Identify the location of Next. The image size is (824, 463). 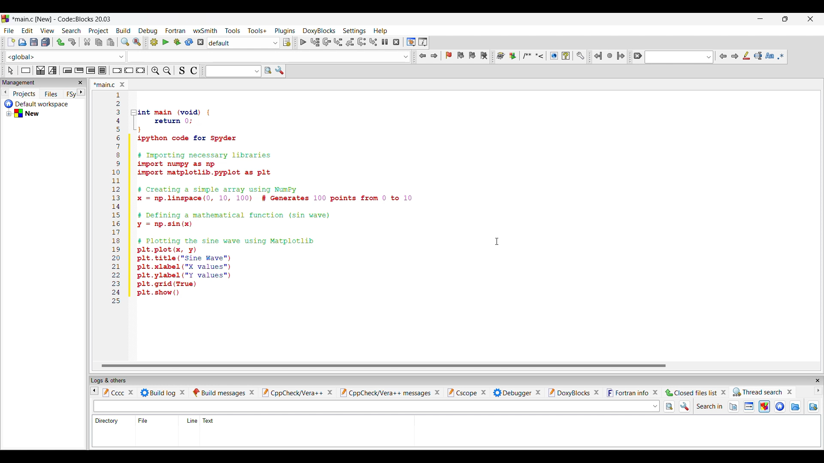
(735, 56).